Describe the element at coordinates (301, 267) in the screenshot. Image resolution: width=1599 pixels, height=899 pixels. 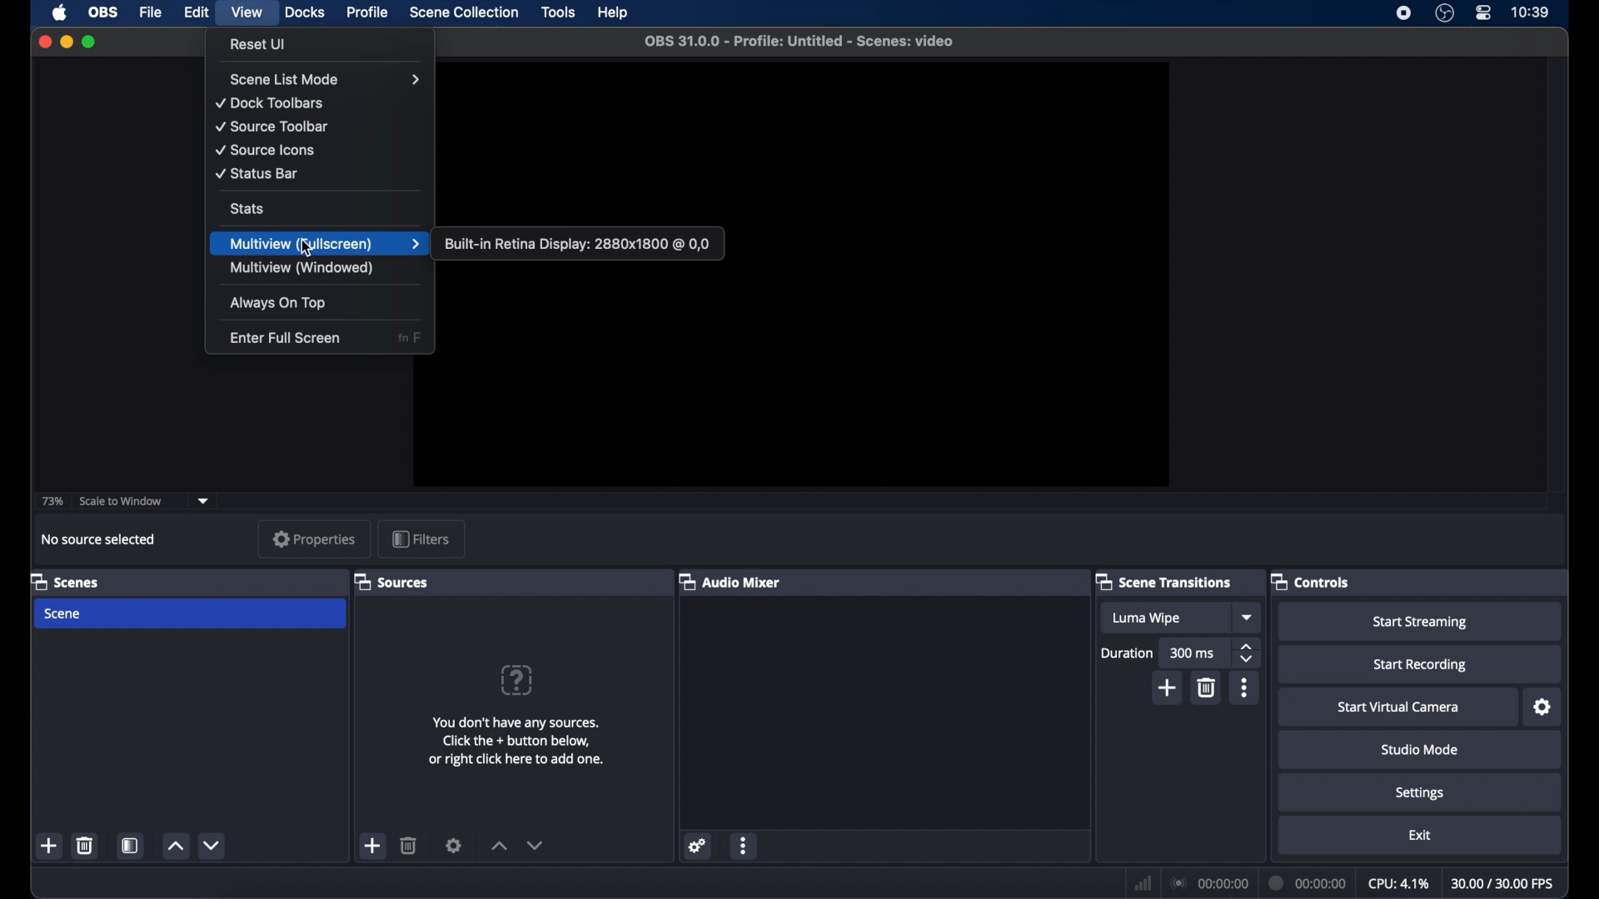
I see `multiview (windowed)` at that location.